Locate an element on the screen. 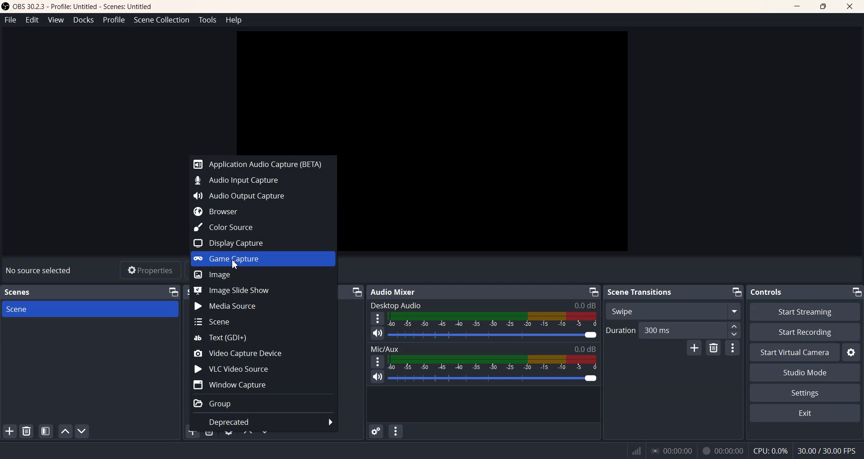  Video Capture Device is located at coordinates (263, 353).